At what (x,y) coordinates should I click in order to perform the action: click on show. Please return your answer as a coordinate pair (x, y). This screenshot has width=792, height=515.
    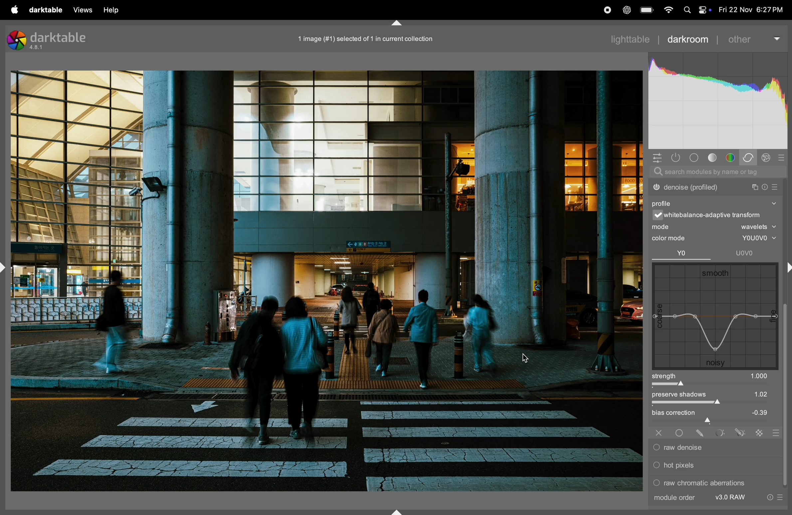
    Looking at the image, I should click on (774, 204).